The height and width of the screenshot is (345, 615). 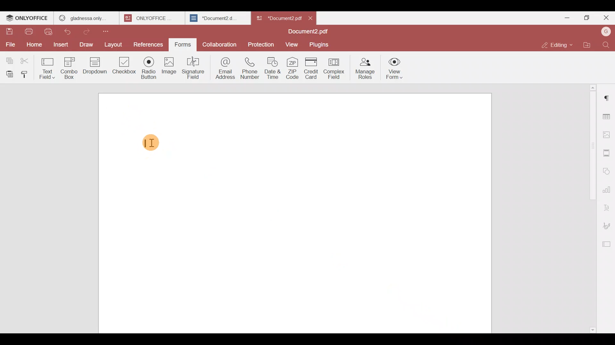 I want to click on Scroll bar, so click(x=590, y=206).